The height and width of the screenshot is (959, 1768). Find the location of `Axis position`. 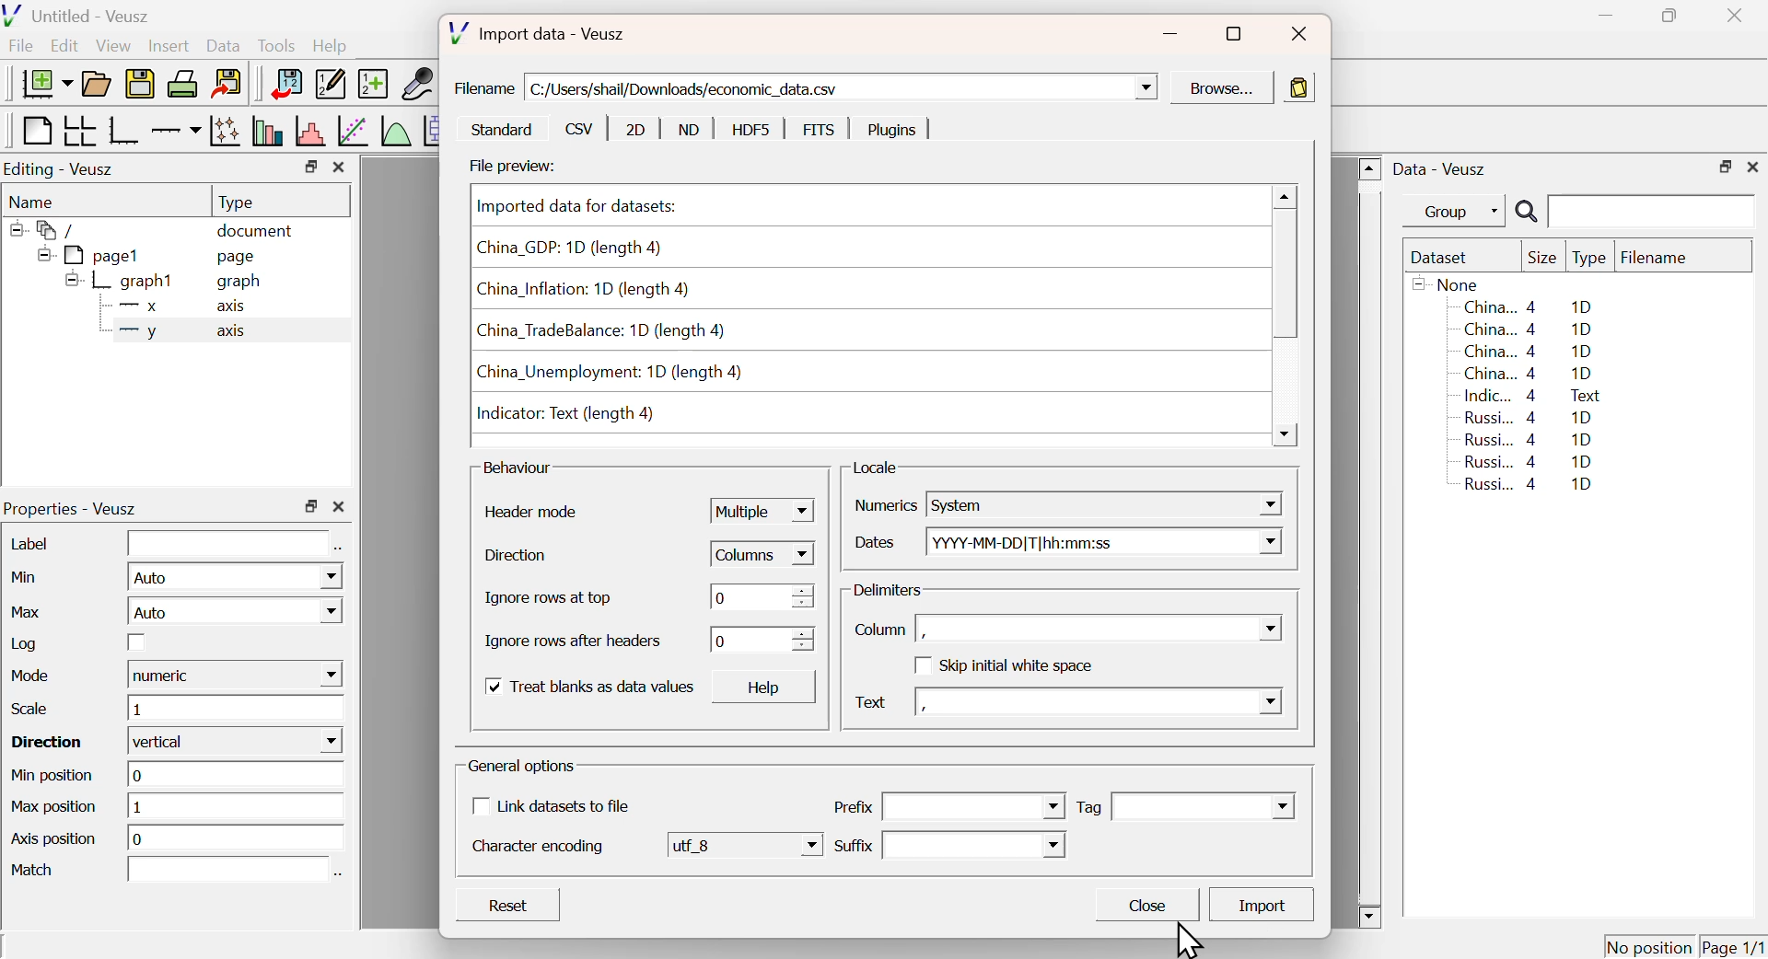

Axis position is located at coordinates (53, 841).